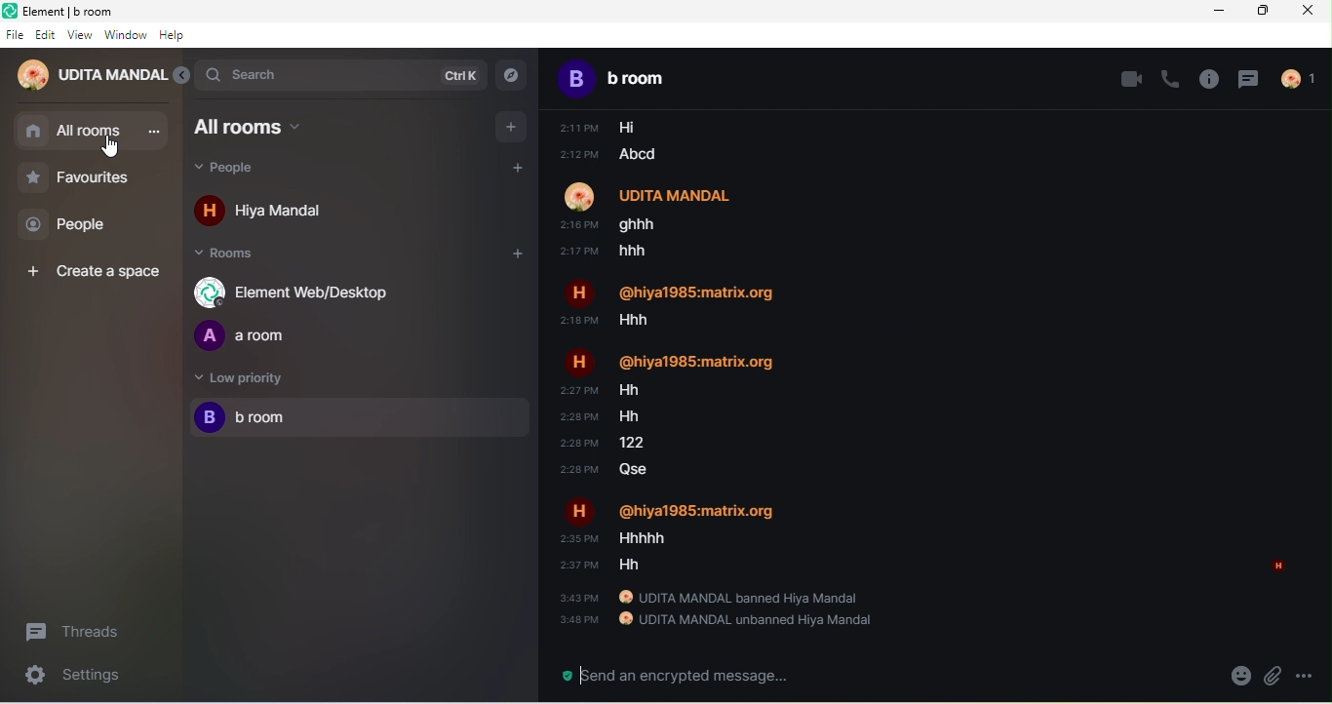 This screenshot has width=1332, height=704. I want to click on settings, so click(64, 677).